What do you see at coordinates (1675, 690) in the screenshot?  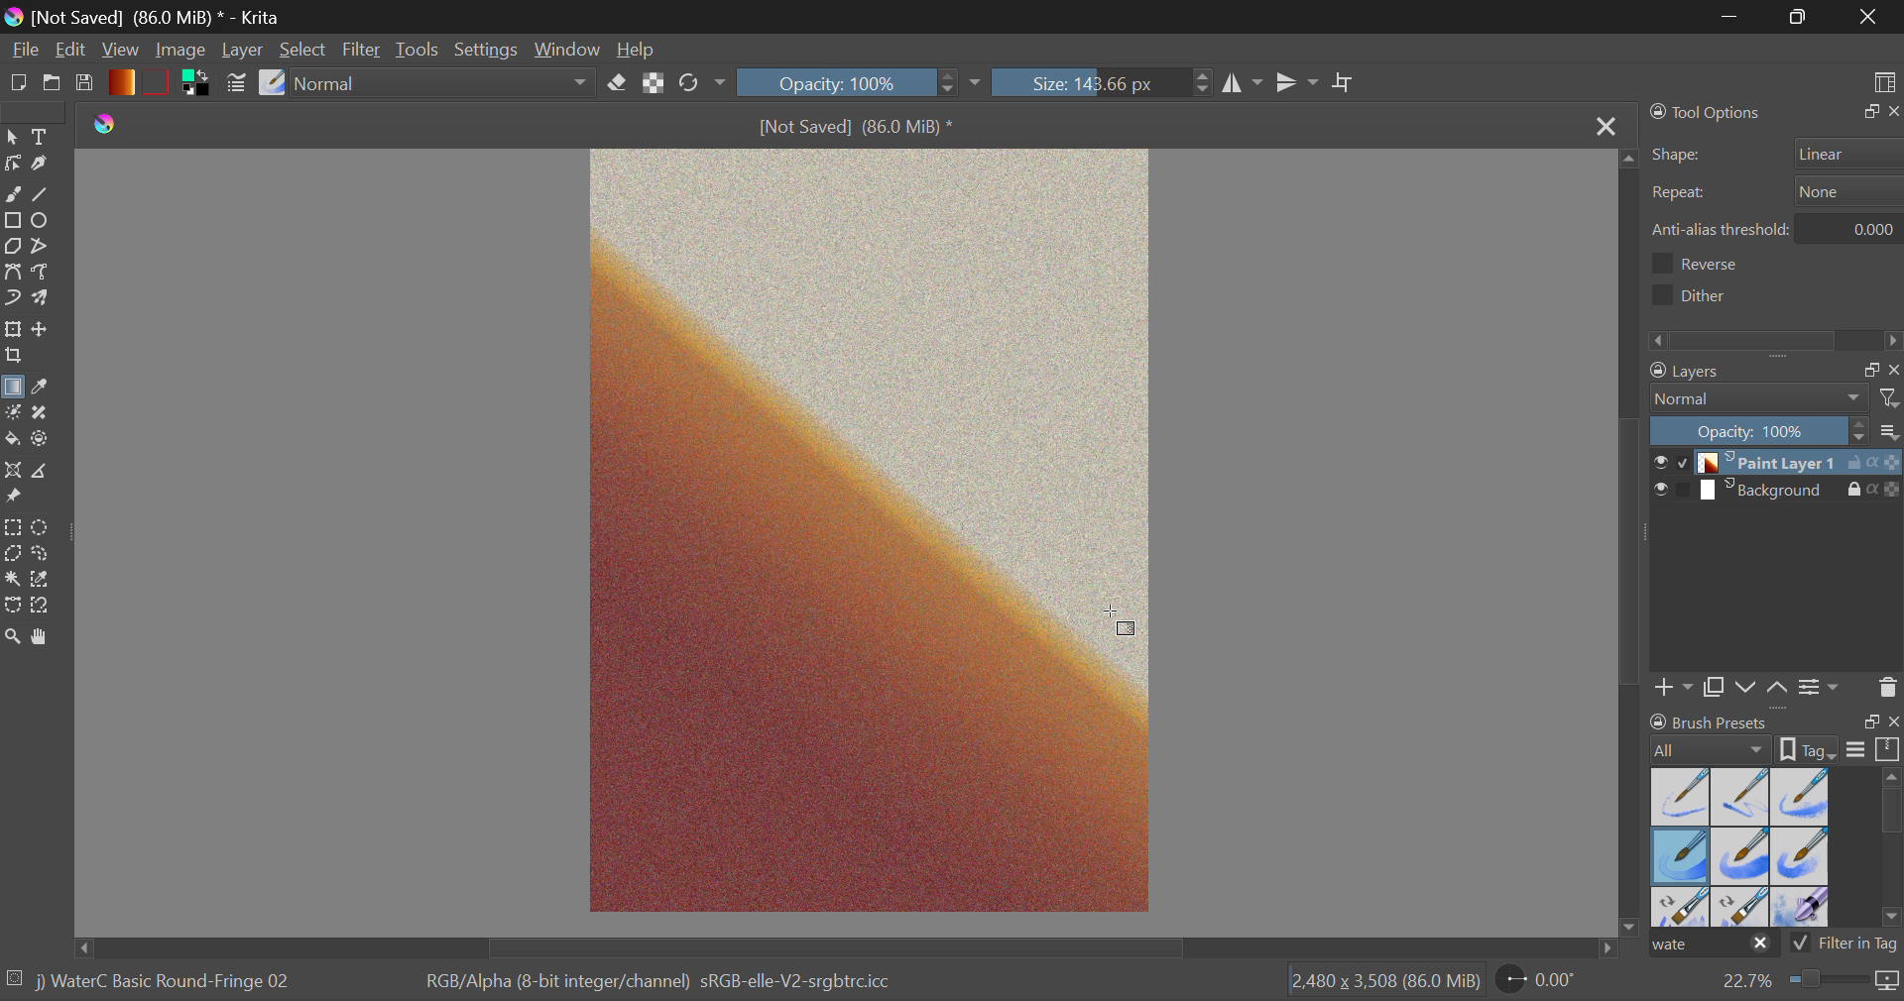 I see `add` at bounding box center [1675, 690].